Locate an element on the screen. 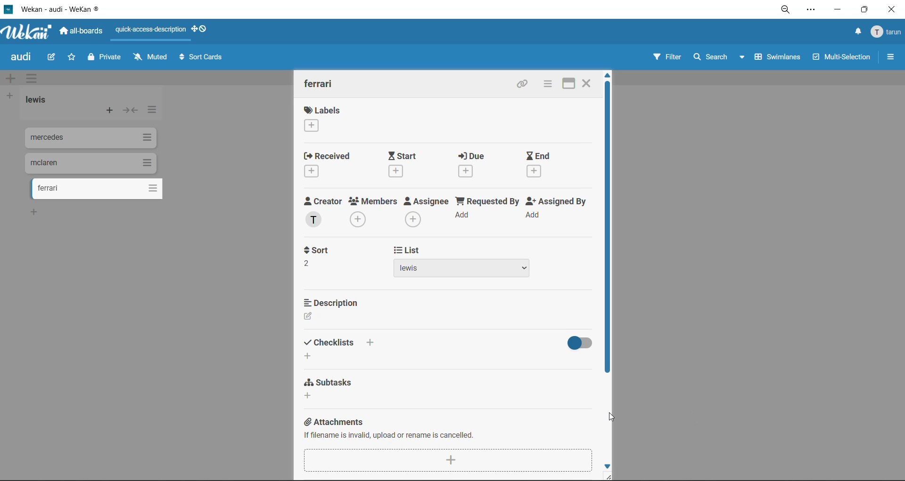 The width and height of the screenshot is (905, 481). board title is located at coordinates (19, 57).